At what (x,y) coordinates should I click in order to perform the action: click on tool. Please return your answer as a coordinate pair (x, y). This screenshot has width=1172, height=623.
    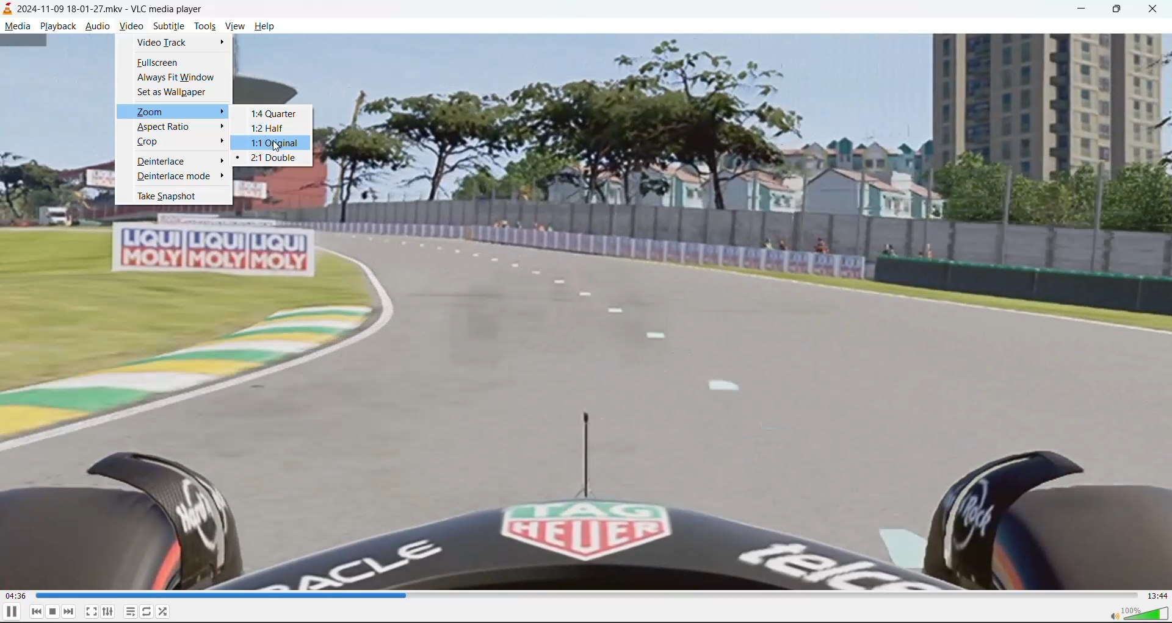
    Looking at the image, I should click on (204, 28).